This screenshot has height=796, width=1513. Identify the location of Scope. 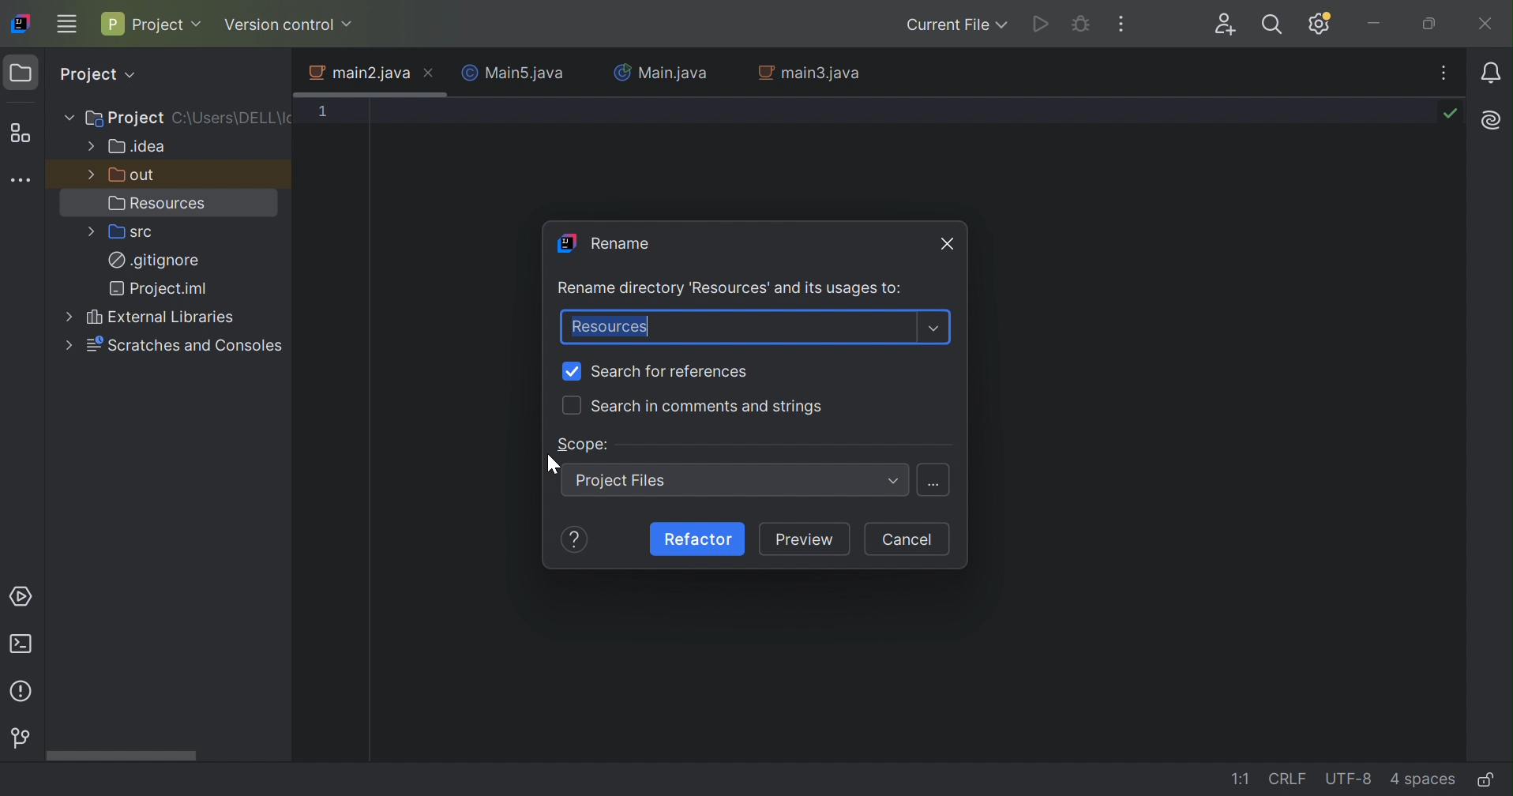
(584, 444).